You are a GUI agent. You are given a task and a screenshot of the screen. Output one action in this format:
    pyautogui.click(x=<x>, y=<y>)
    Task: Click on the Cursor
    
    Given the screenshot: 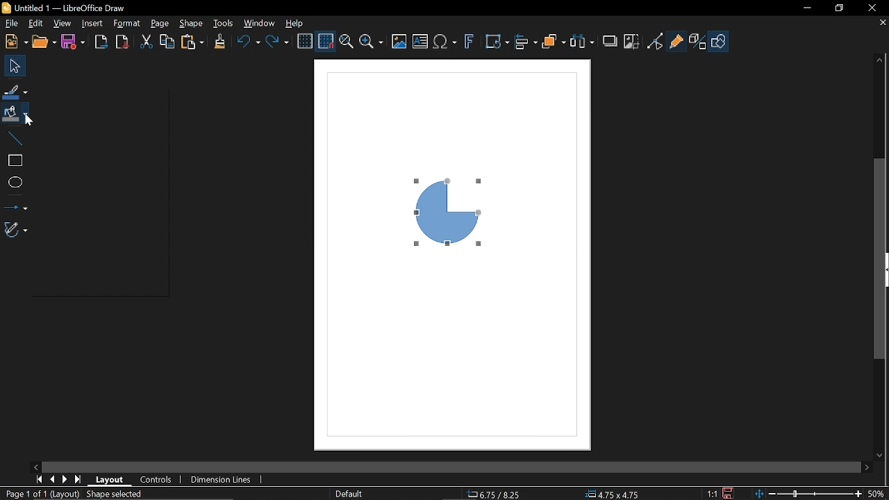 What is the action you would take?
    pyautogui.click(x=29, y=117)
    